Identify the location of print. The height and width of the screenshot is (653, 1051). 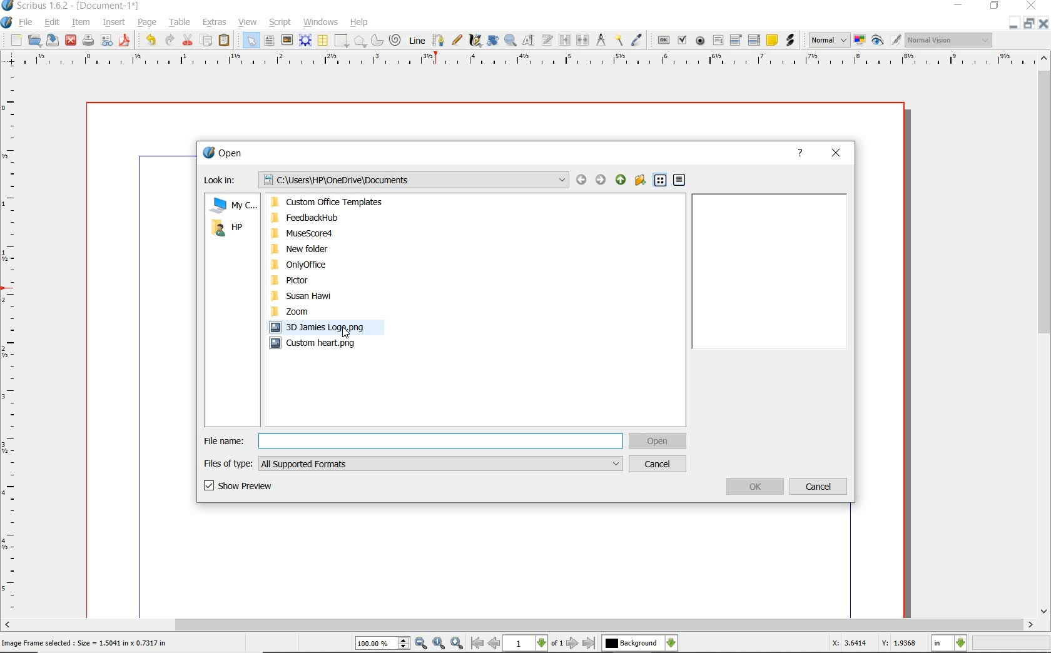
(87, 40).